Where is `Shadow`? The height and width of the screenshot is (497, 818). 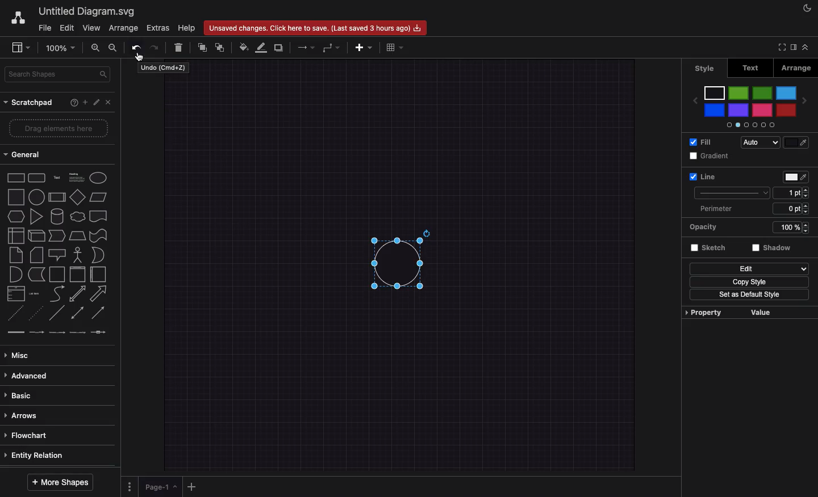
Shadow is located at coordinates (774, 248).